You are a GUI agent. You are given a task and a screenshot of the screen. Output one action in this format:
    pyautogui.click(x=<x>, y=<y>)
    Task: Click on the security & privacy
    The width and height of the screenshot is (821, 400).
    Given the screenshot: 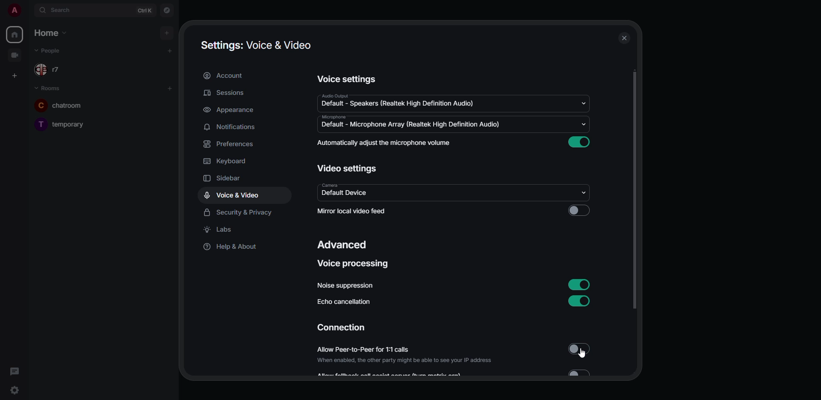 What is the action you would take?
    pyautogui.click(x=245, y=212)
    